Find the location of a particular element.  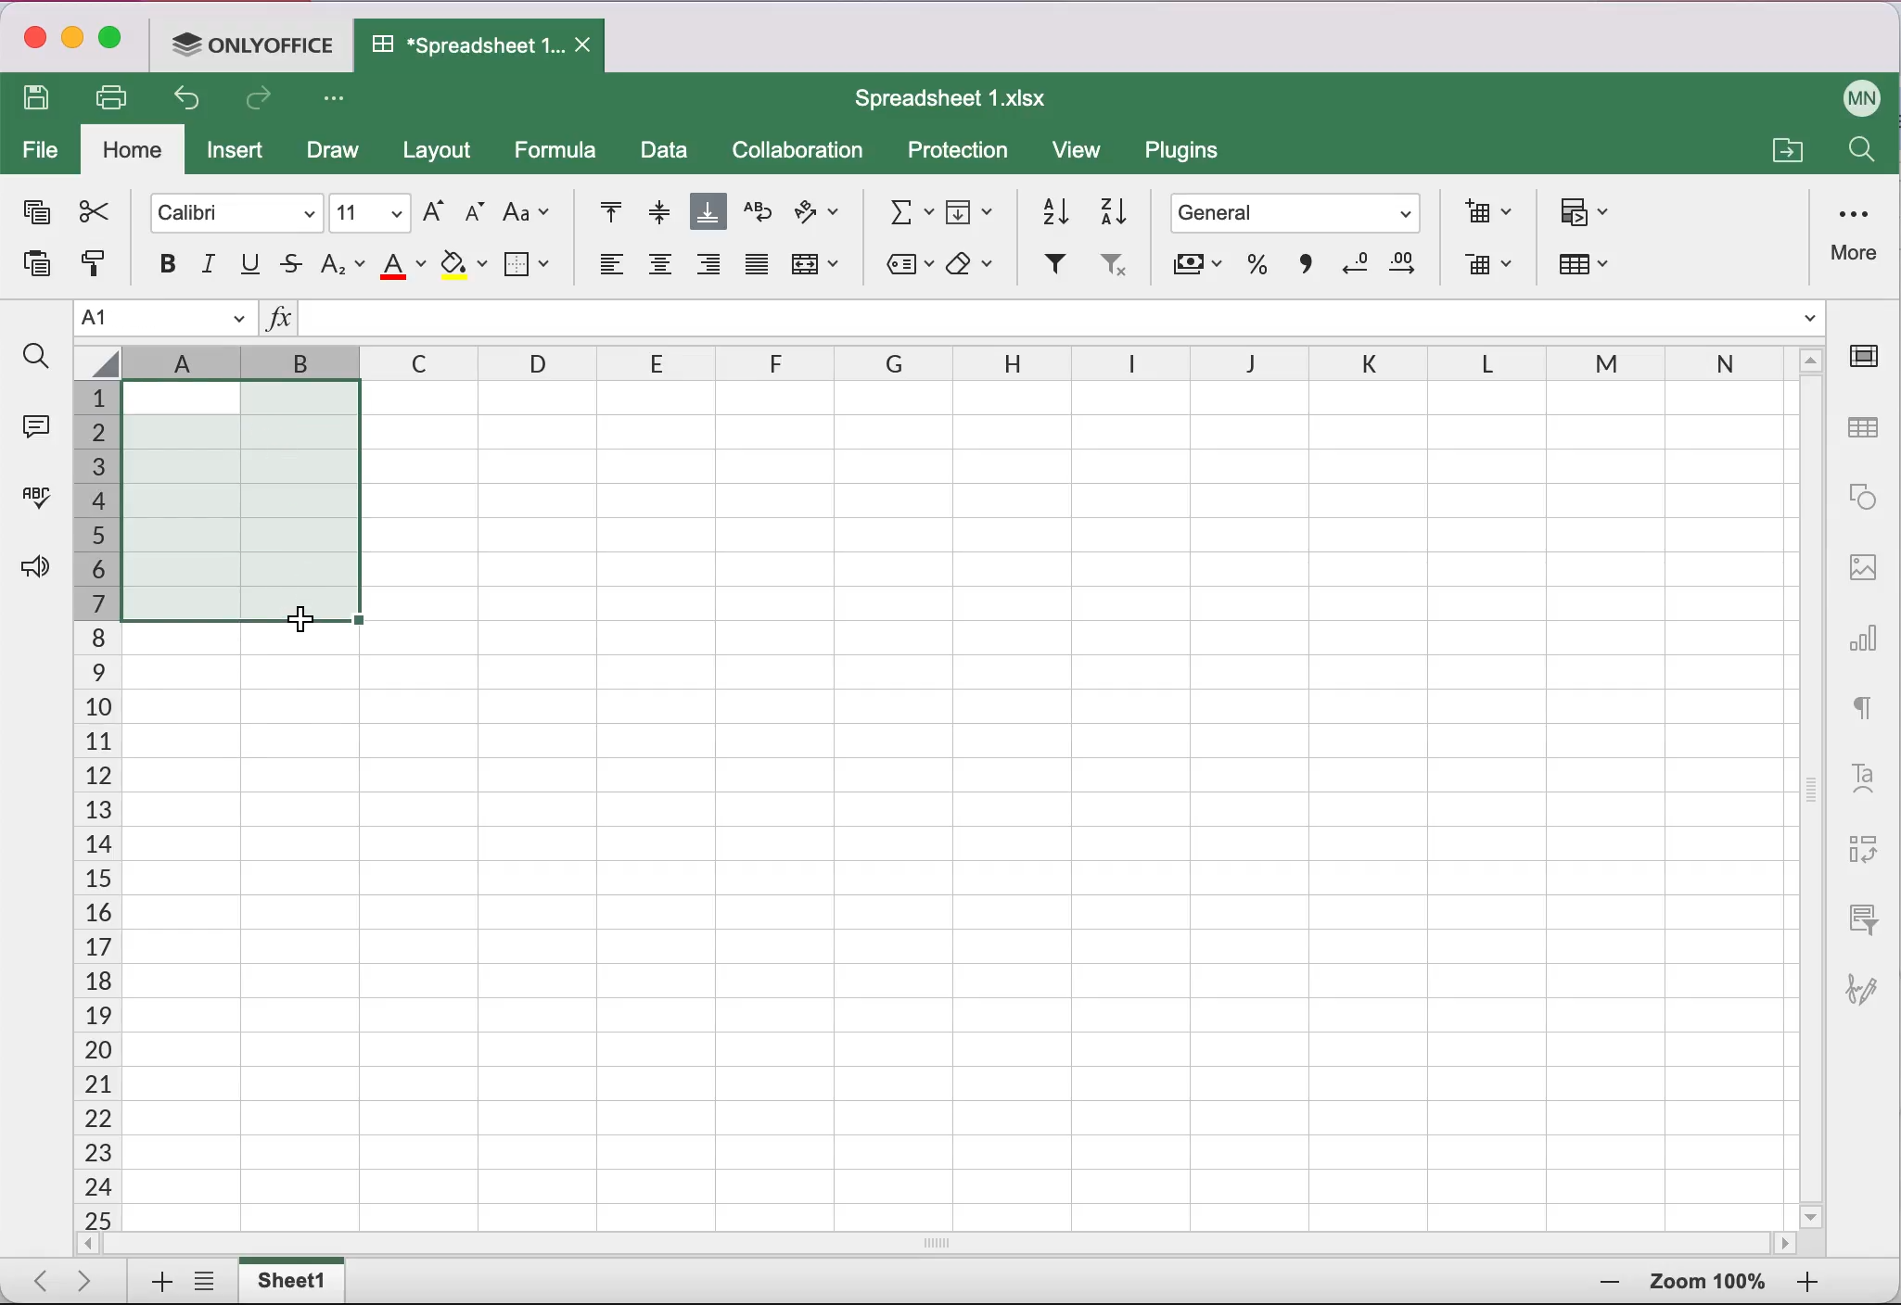

align top is located at coordinates (600, 213).